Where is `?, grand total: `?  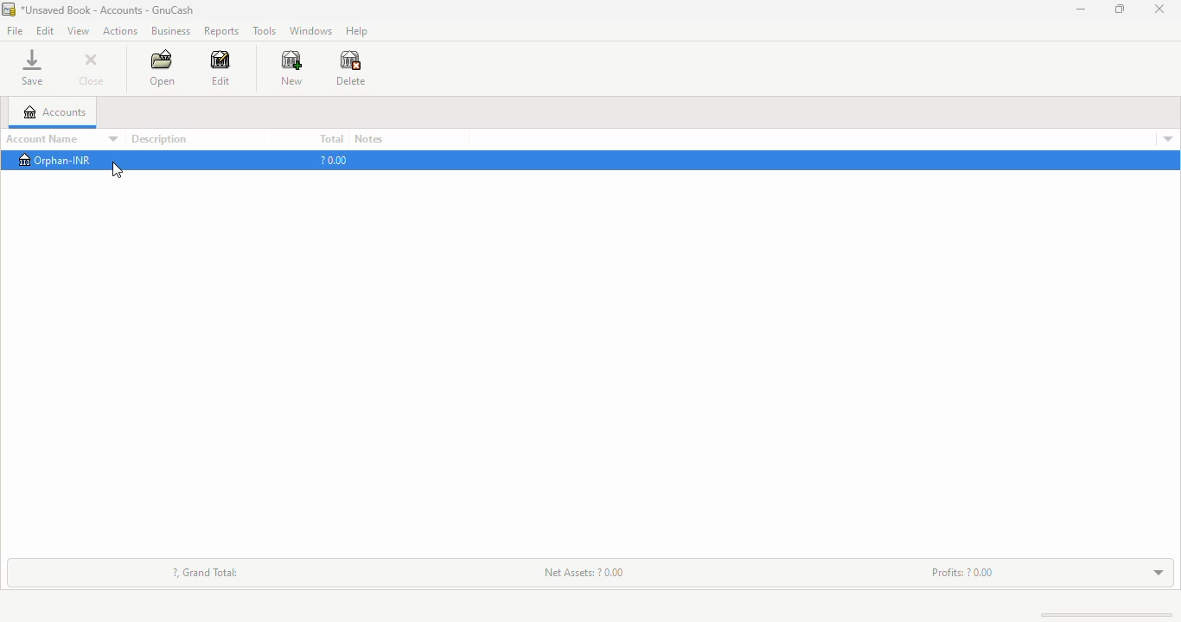
?, grand total:  is located at coordinates (206, 573).